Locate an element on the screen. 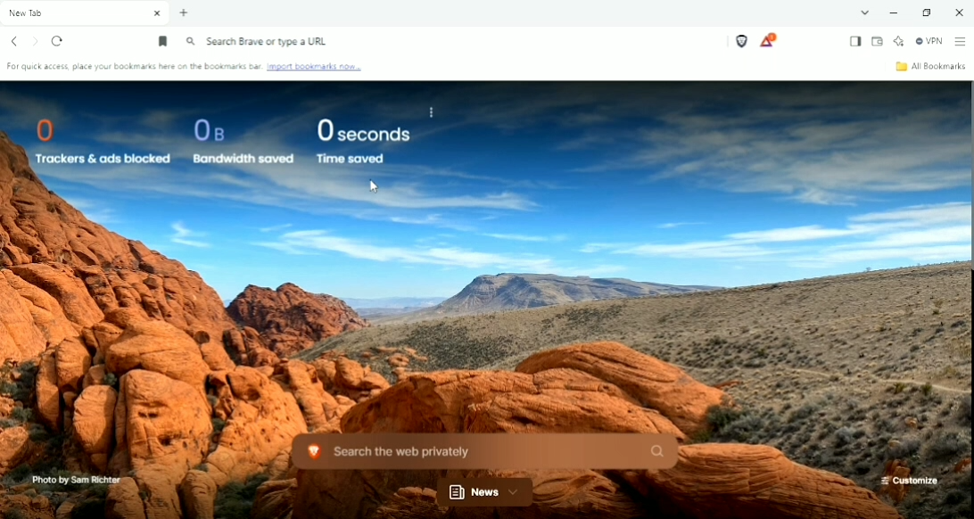  Search Brave or type a URL is located at coordinates (259, 42).